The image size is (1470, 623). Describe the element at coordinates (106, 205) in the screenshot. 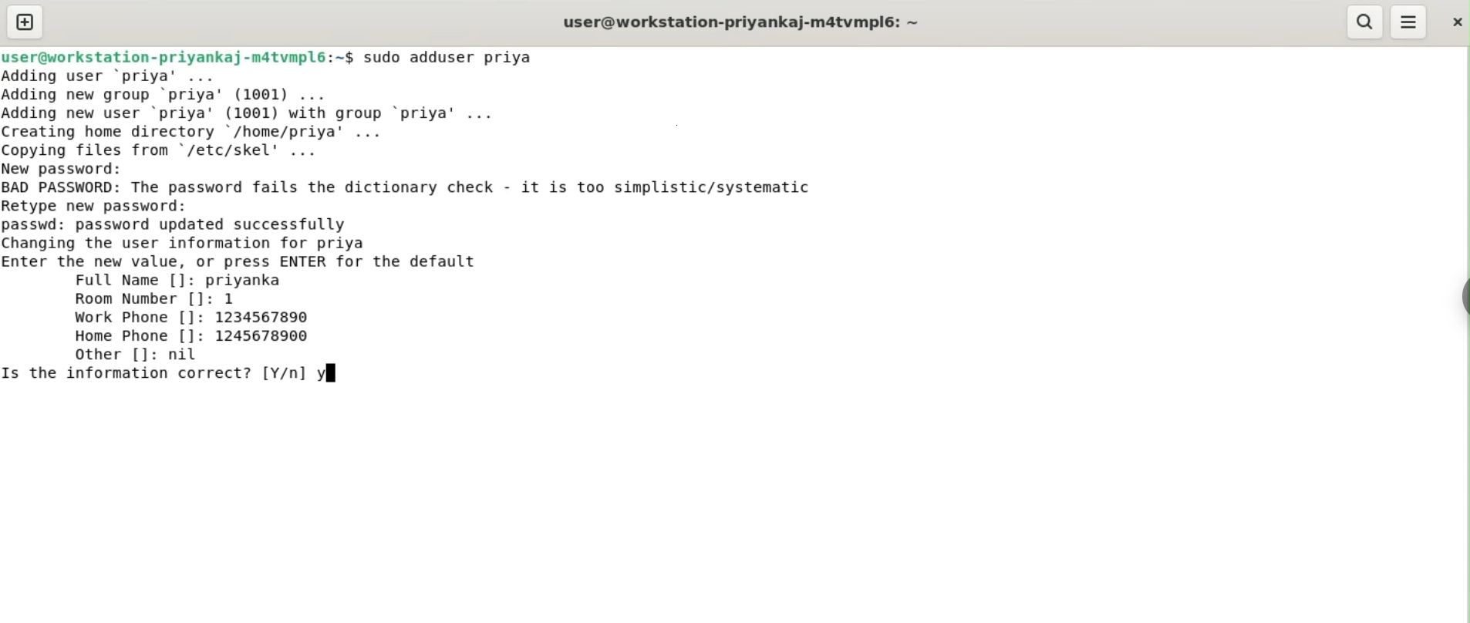

I see `retype new password:` at that location.